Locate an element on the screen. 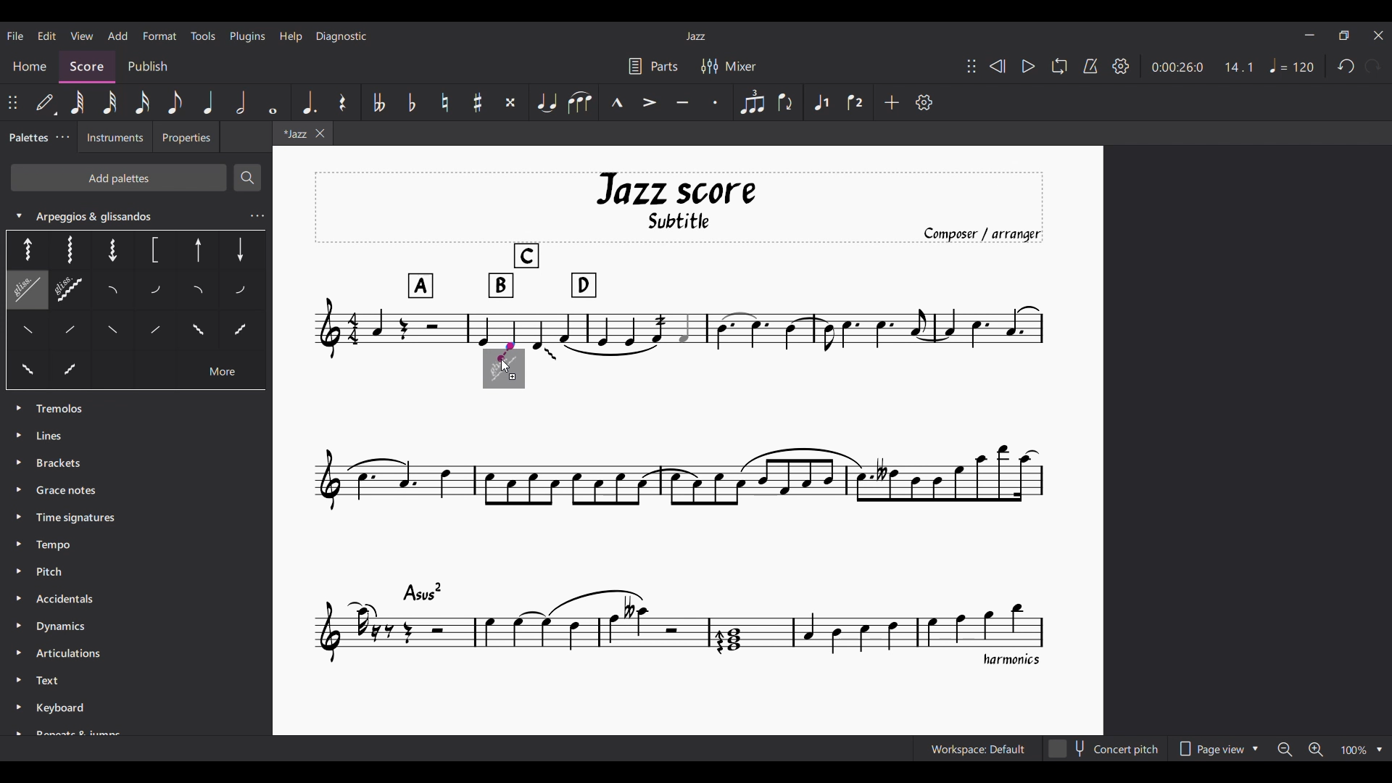 The height and width of the screenshot is (783, 1392). Properties is located at coordinates (190, 138).